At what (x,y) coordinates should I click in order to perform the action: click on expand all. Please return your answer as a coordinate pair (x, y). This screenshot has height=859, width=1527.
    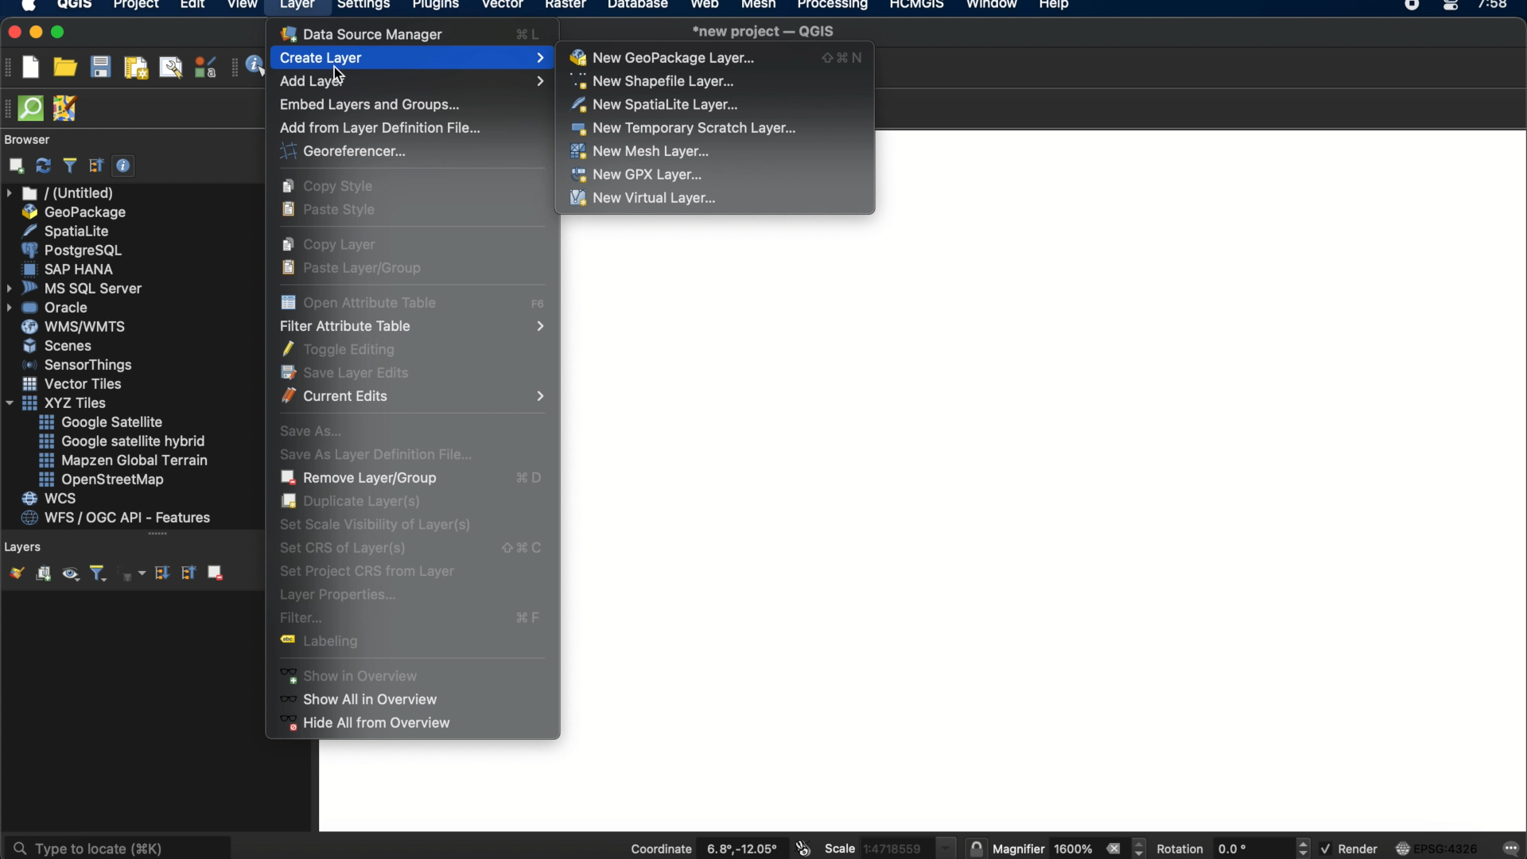
    Looking at the image, I should click on (160, 573).